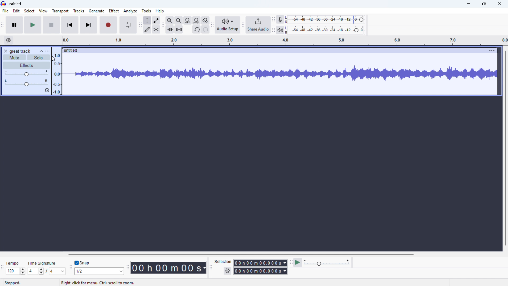 The height and width of the screenshot is (286, 508). I want to click on Playback metre , so click(280, 30).